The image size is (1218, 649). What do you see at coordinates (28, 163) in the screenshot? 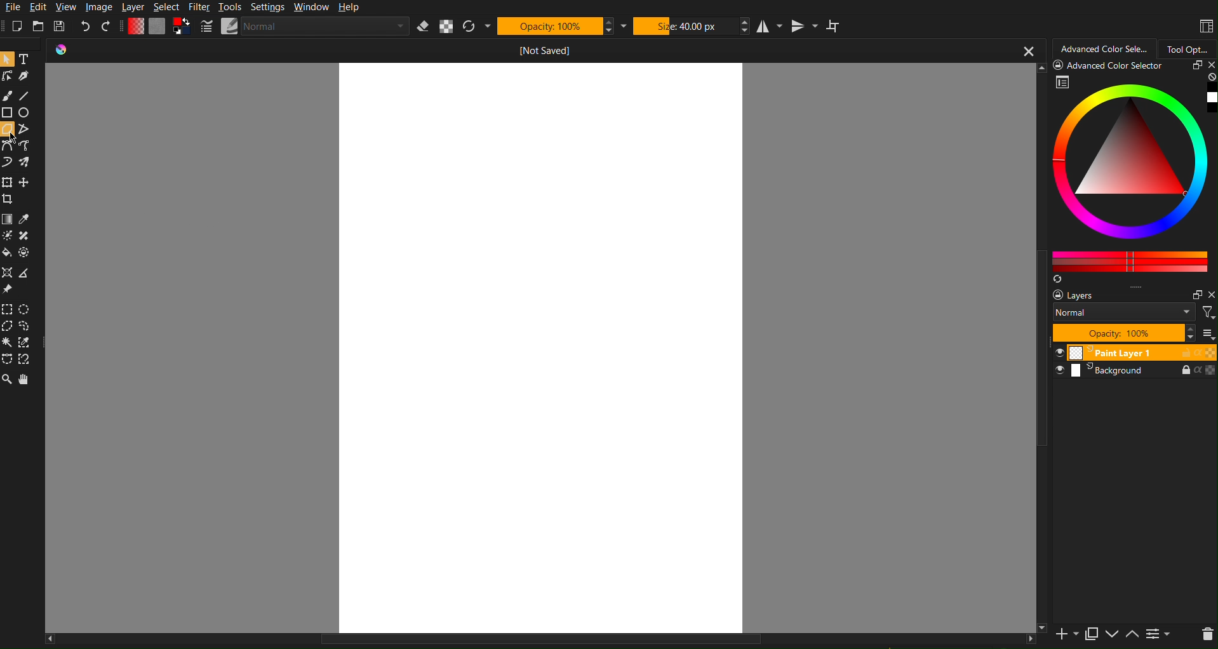
I see `multibrush tool` at bounding box center [28, 163].